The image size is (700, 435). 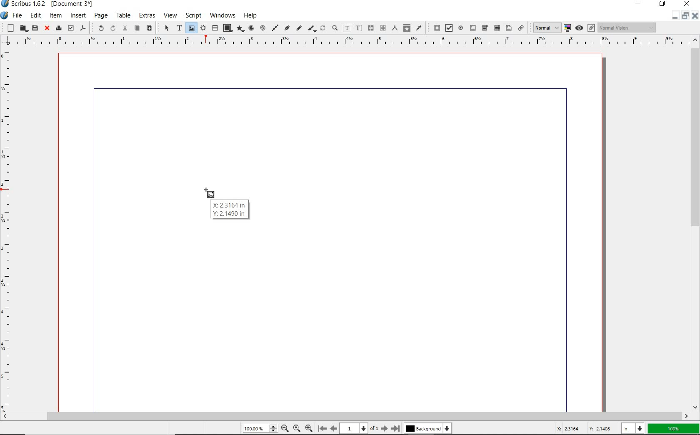 What do you see at coordinates (23, 29) in the screenshot?
I see `open` at bounding box center [23, 29].